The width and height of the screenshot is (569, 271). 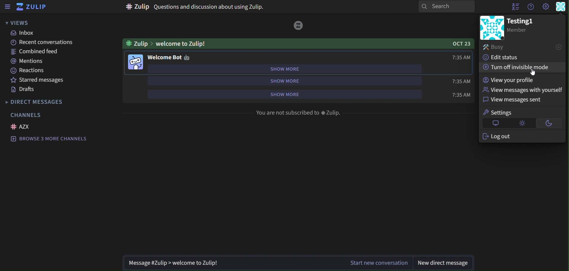 I want to click on default theme, so click(x=496, y=123).